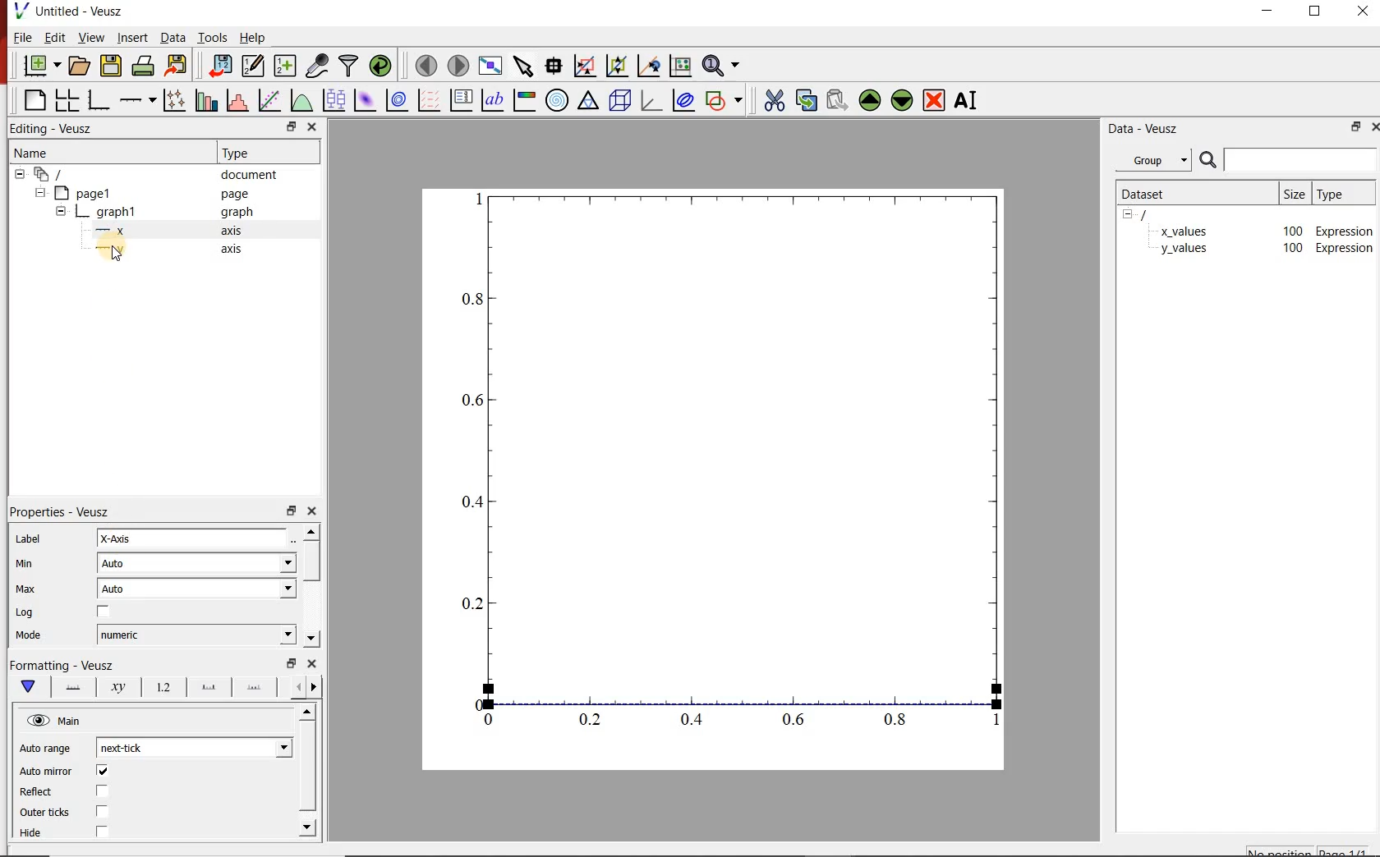 This screenshot has width=1380, height=857. I want to click on add axis on the plot, so click(138, 100).